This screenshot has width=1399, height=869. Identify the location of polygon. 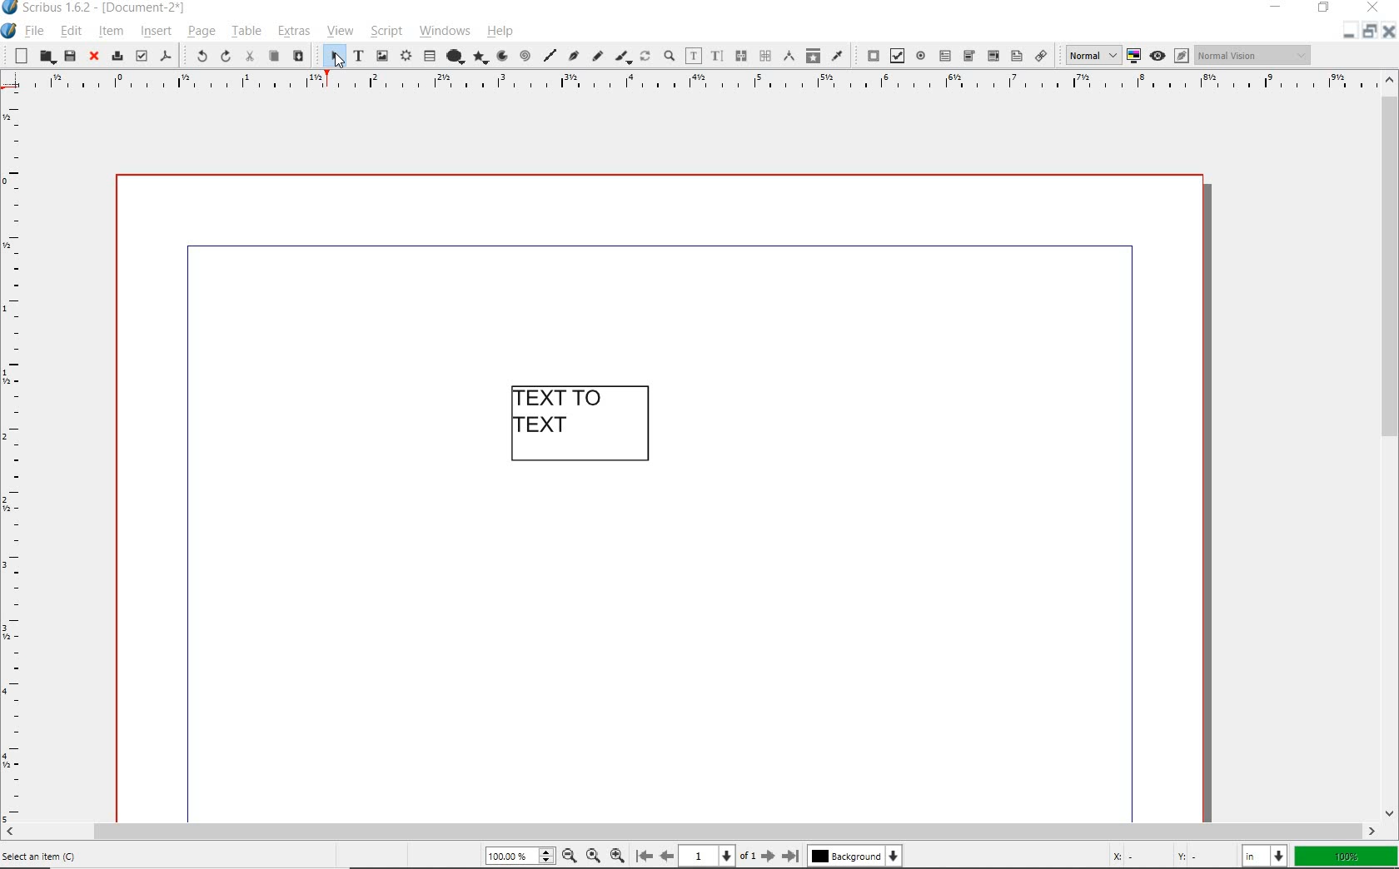
(480, 58).